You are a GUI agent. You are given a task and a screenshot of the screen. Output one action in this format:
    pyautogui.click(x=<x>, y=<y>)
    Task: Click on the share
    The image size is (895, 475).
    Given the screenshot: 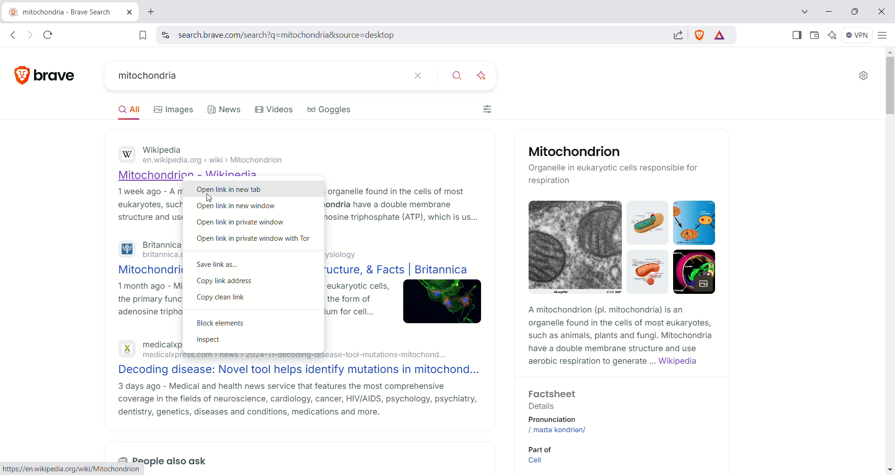 What is the action you would take?
    pyautogui.click(x=678, y=35)
    